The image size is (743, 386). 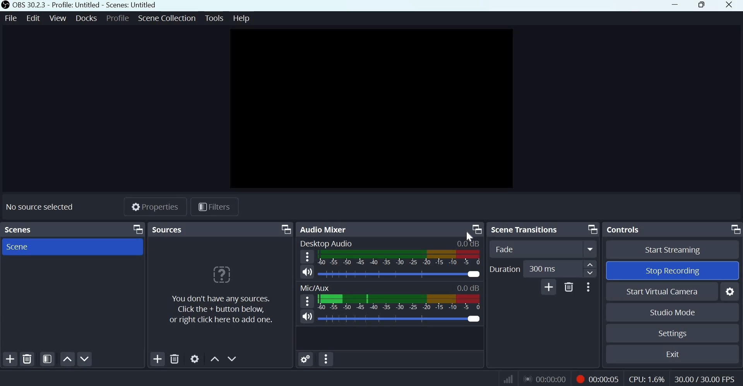 I want to click on 00:00:00, so click(x=543, y=378).